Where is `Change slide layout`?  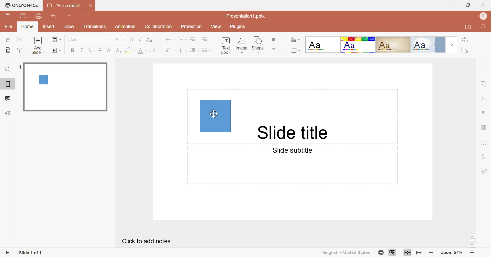
Change slide layout is located at coordinates (56, 40).